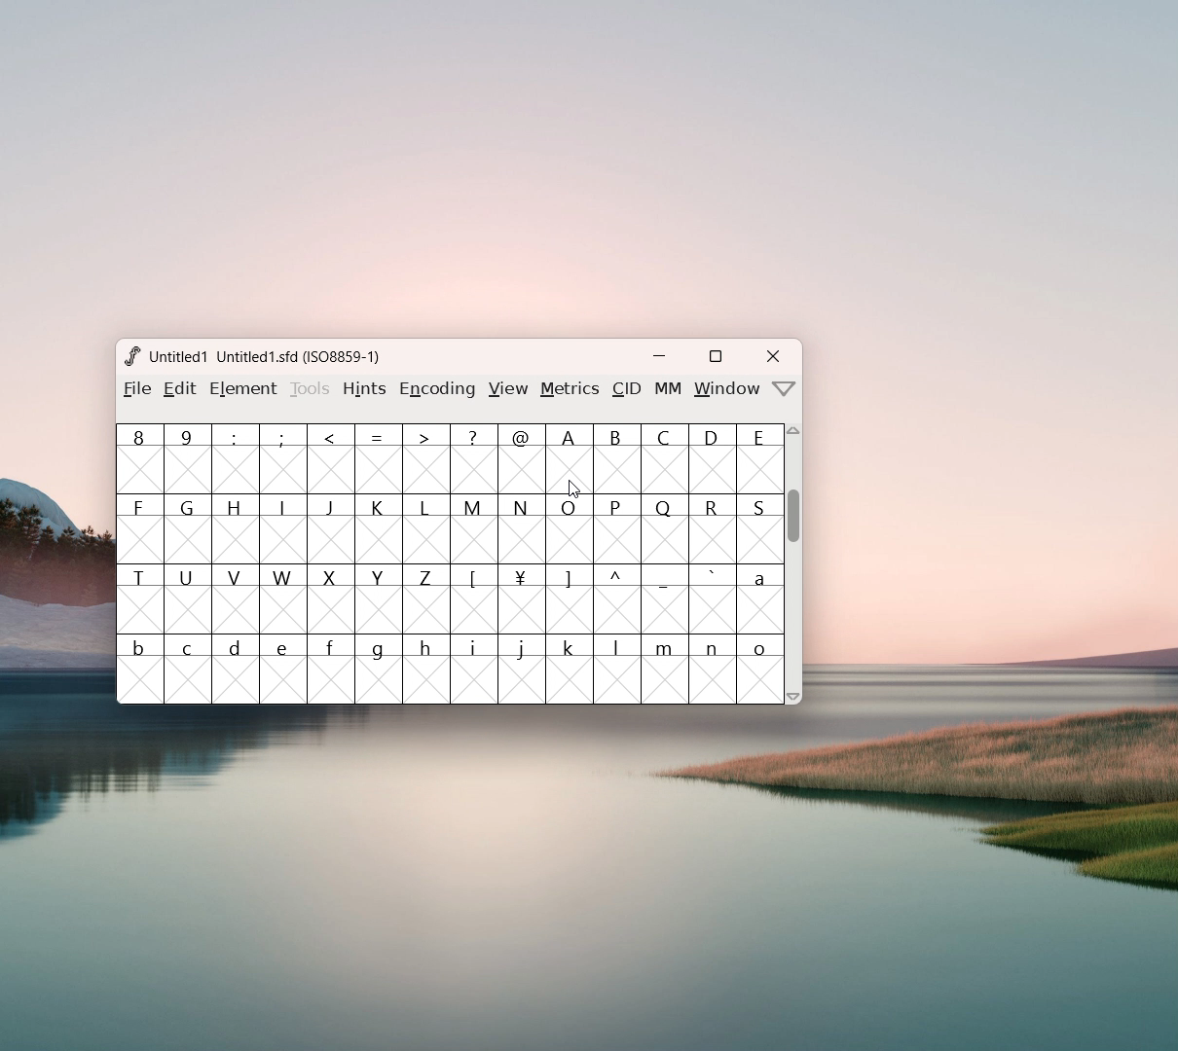 This screenshot has height=1051, width=1178. Describe the element at coordinates (189, 458) in the screenshot. I see `9` at that location.